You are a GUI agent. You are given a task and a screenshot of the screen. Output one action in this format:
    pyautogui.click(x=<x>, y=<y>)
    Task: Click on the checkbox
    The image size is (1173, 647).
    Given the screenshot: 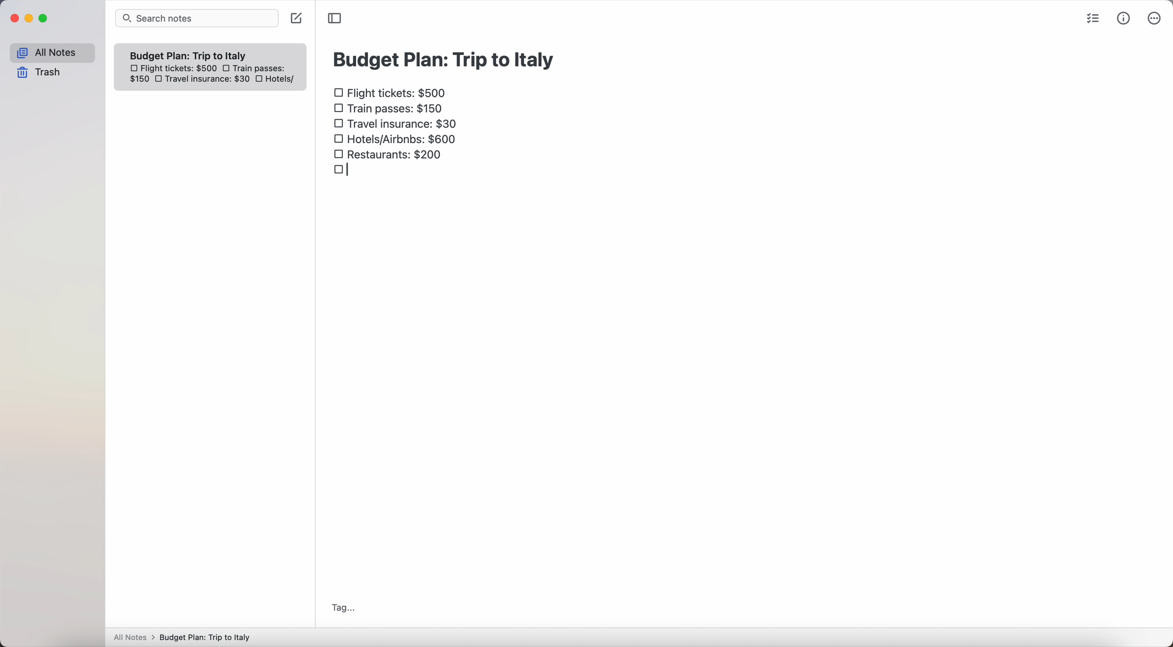 What is the action you would take?
    pyautogui.click(x=262, y=80)
    